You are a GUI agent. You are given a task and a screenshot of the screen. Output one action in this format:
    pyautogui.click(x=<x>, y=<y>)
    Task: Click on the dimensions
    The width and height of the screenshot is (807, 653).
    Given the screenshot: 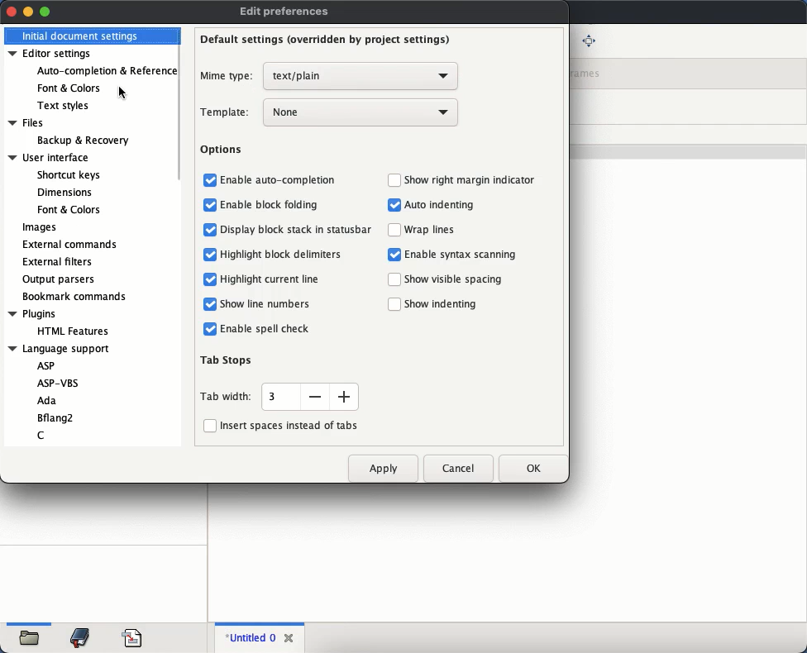 What is the action you would take?
    pyautogui.click(x=64, y=192)
    